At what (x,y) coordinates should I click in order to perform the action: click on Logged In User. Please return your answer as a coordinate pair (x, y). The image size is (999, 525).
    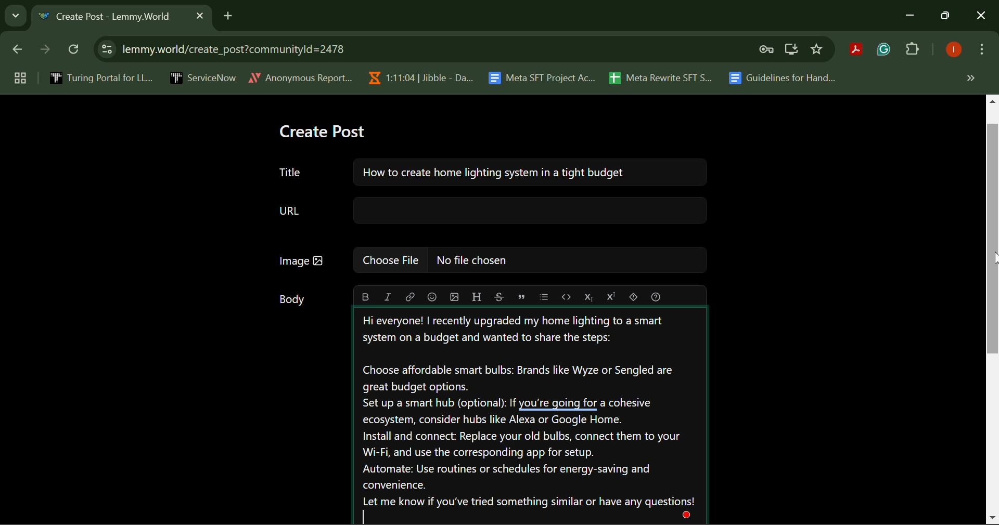
    Looking at the image, I should click on (952, 50).